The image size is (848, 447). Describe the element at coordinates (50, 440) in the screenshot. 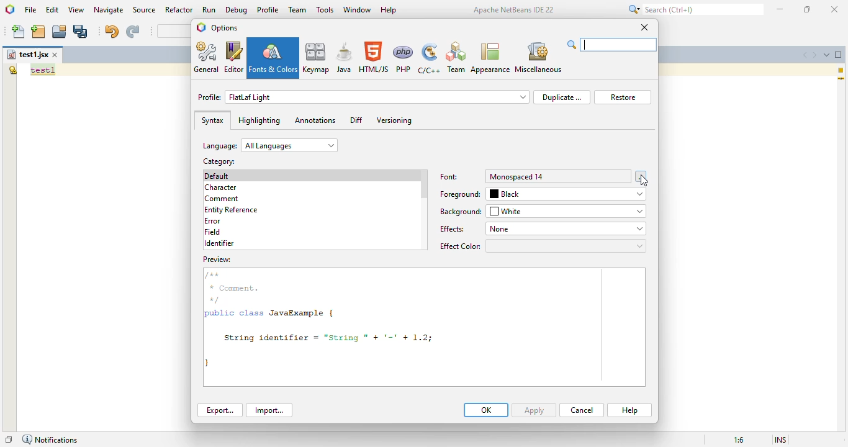

I see `notifications` at that location.